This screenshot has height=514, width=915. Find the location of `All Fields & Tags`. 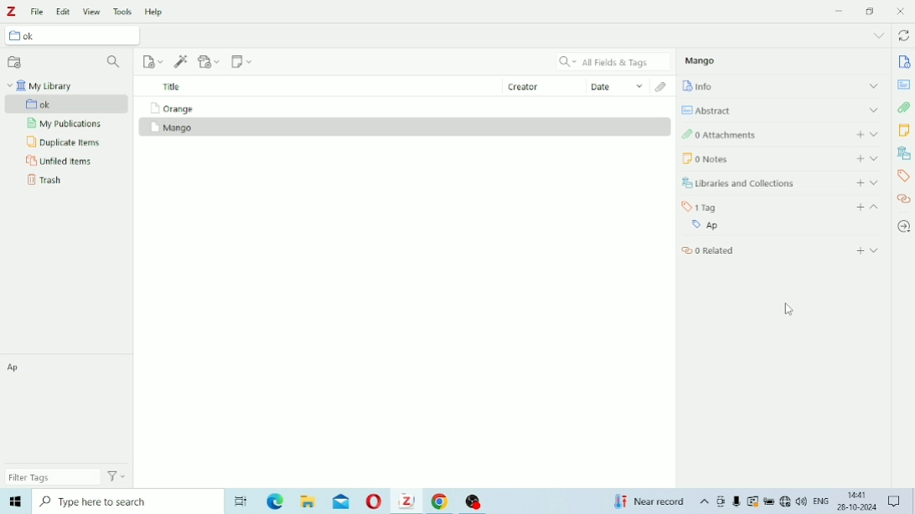

All Fields & Tags is located at coordinates (615, 62).